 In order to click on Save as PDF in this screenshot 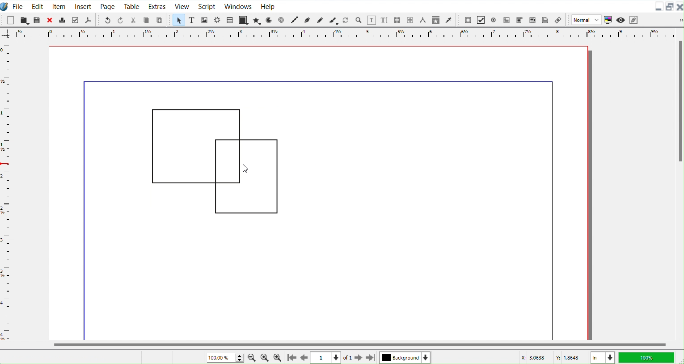, I will do `click(88, 20)`.